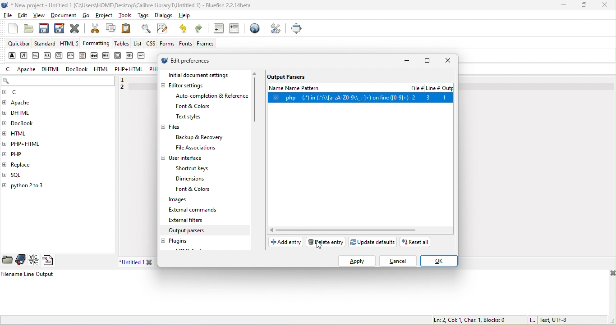 The height and width of the screenshot is (325, 616). Describe the element at coordinates (100, 69) in the screenshot. I see `html` at that location.